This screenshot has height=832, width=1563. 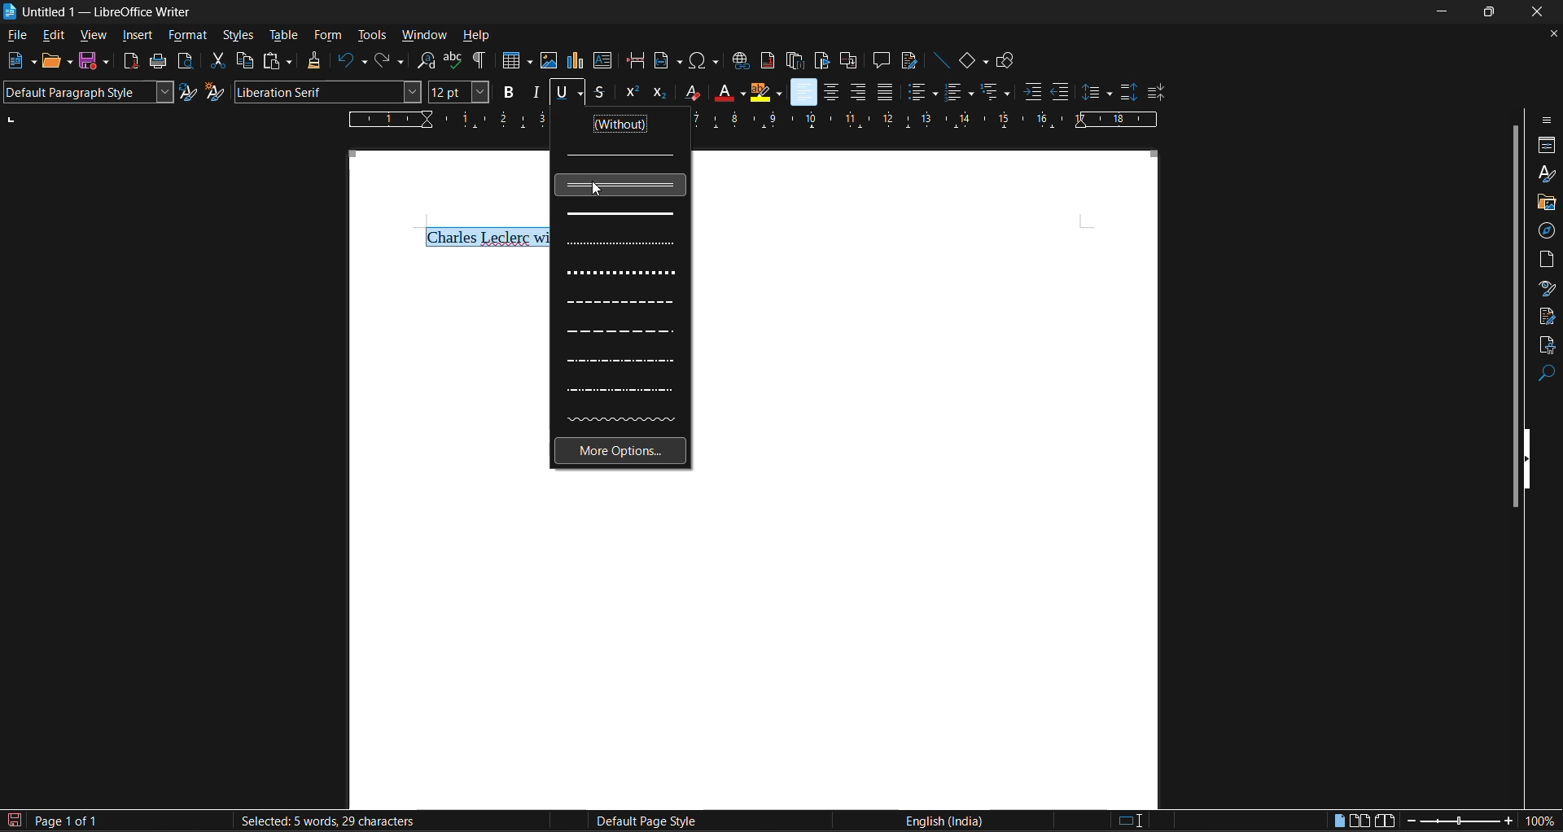 What do you see at coordinates (942, 820) in the screenshot?
I see `text language` at bounding box center [942, 820].